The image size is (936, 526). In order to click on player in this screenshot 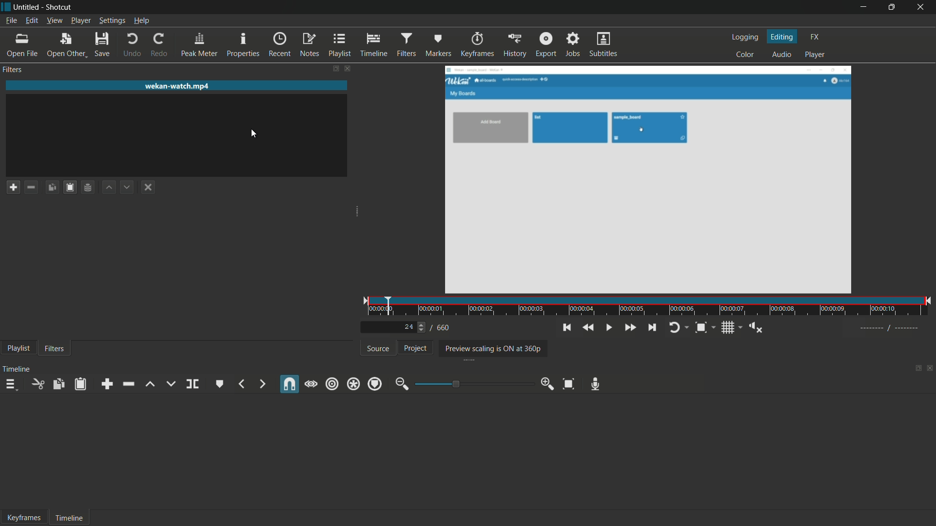, I will do `click(815, 55)`.